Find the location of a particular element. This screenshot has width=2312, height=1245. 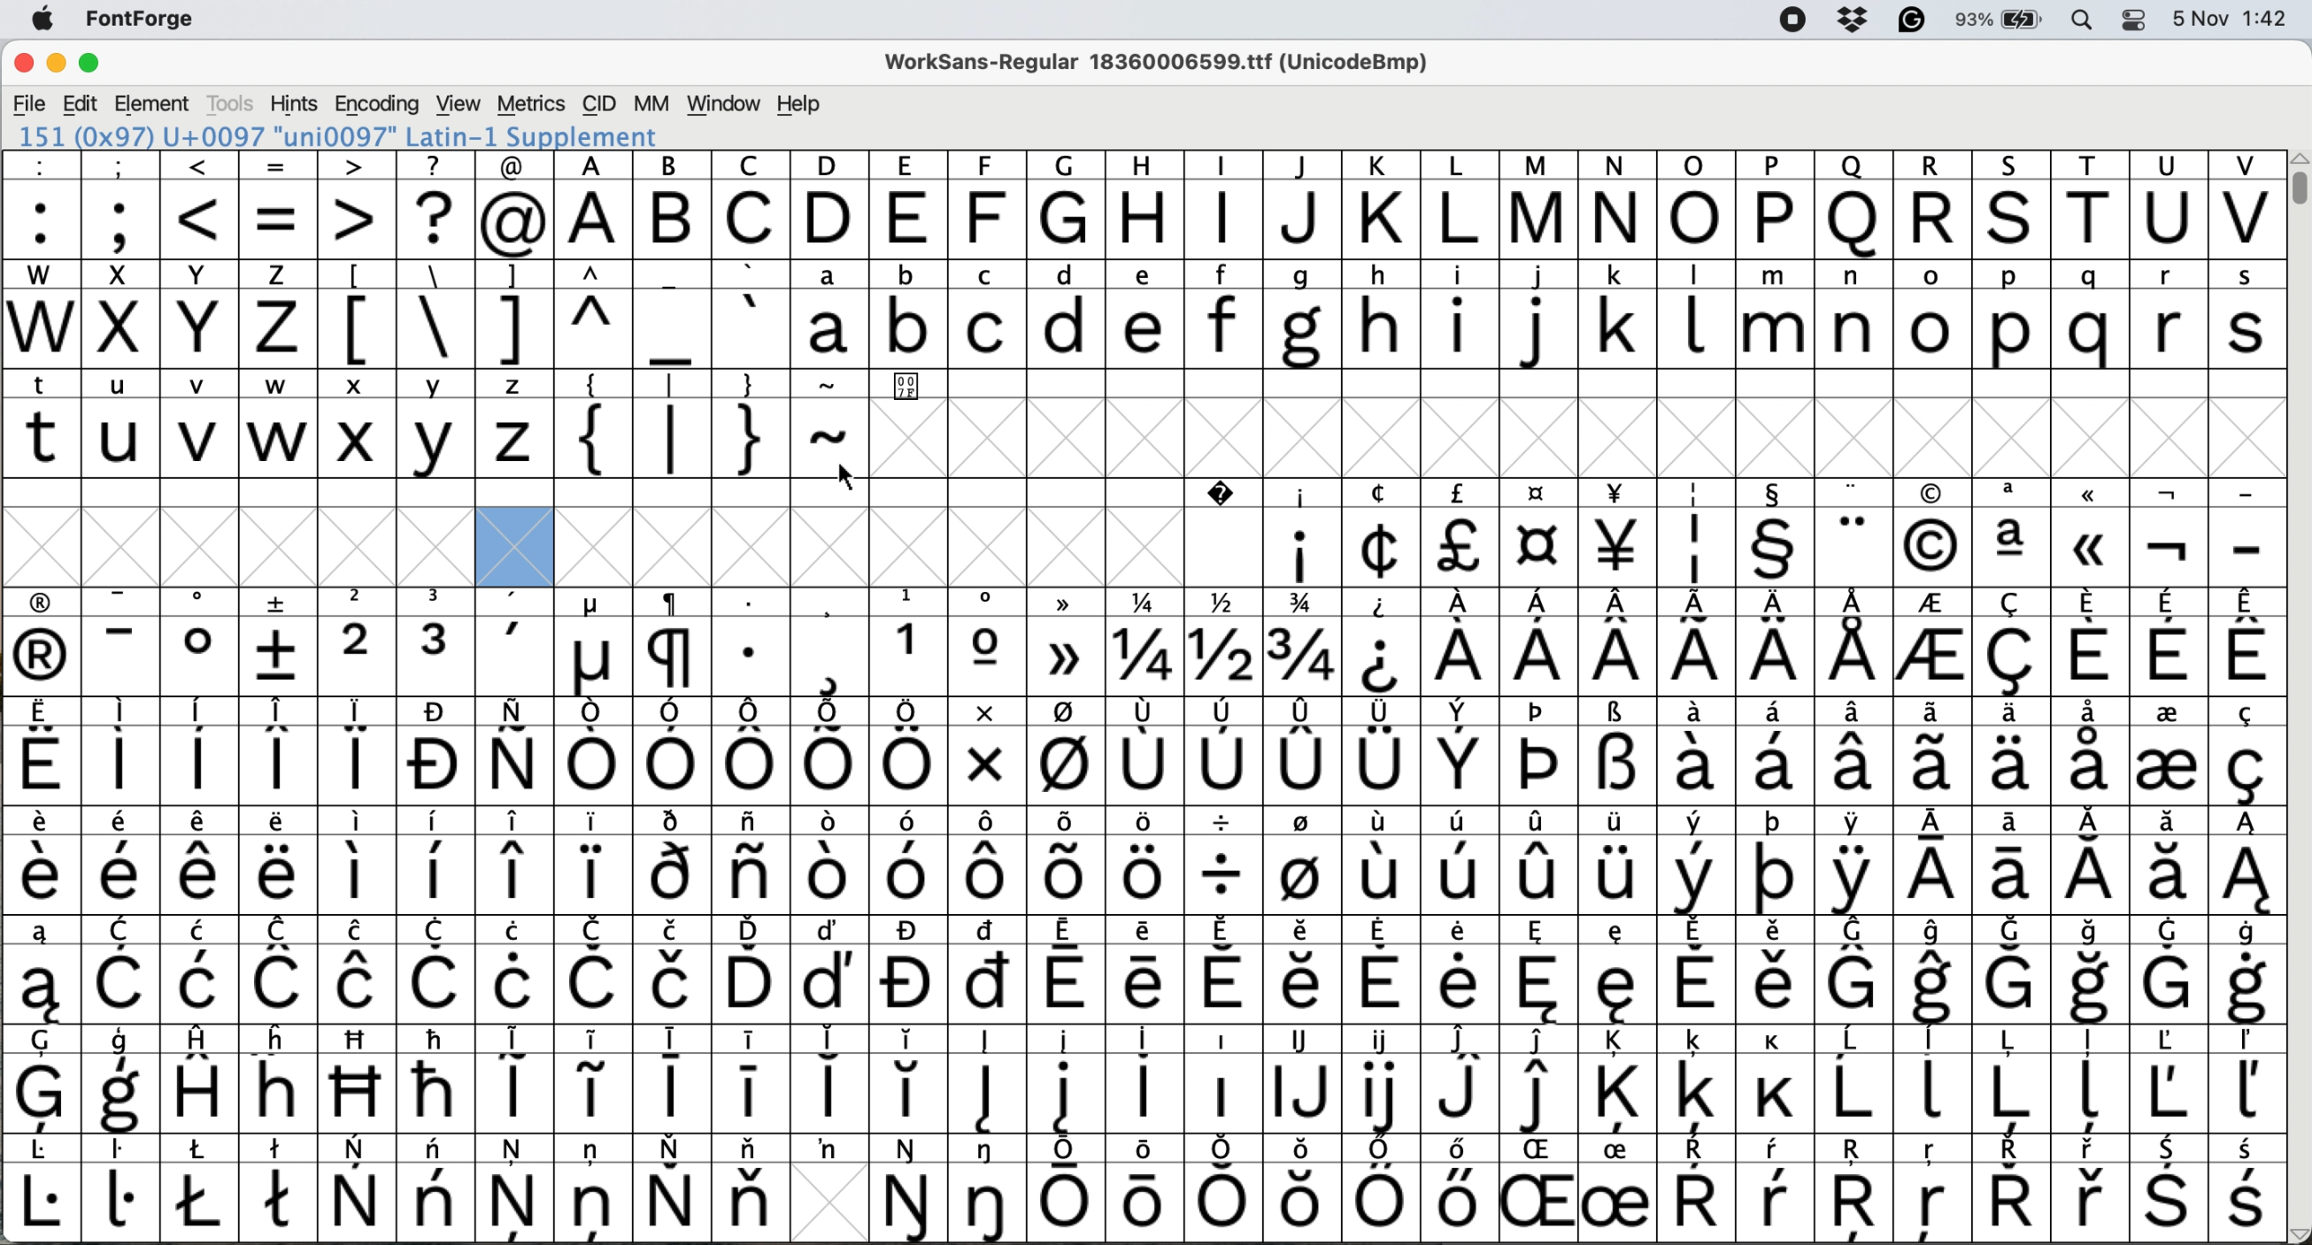

x is located at coordinates (356, 423).